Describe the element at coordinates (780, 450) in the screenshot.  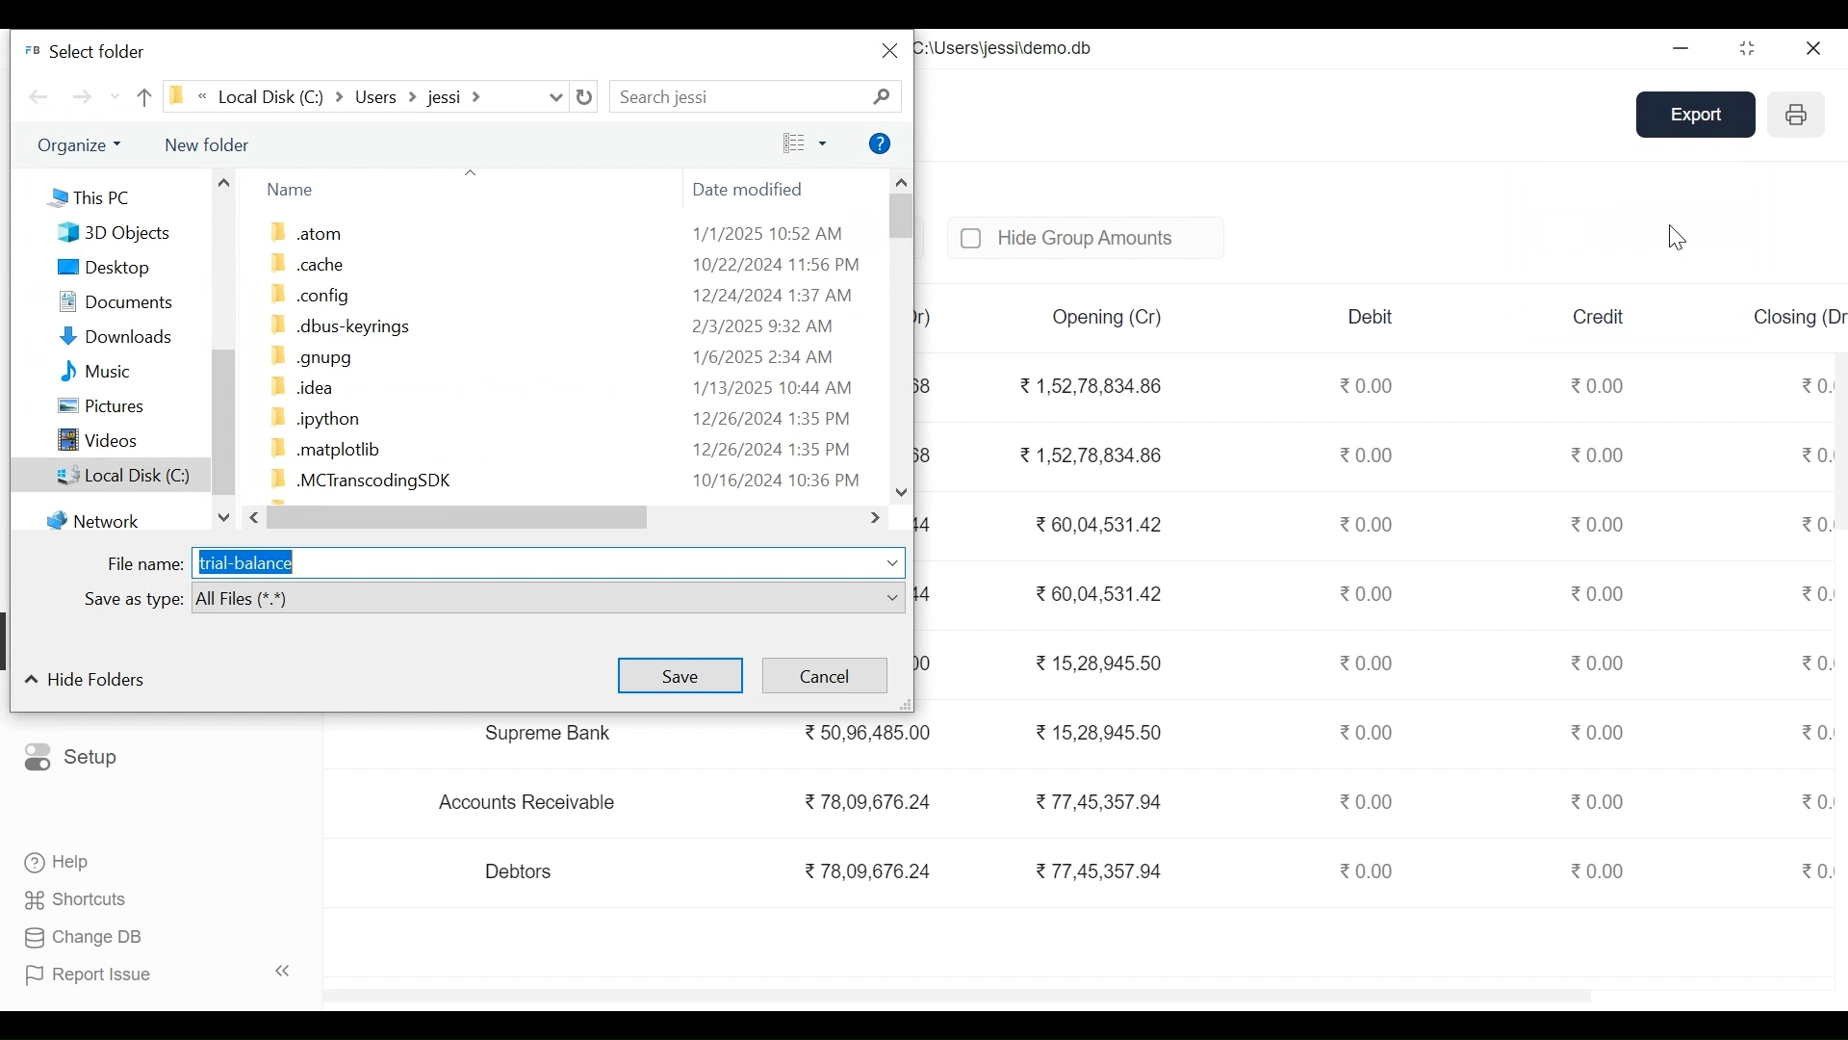
I see `12/26/2024 1:35 PM` at that location.